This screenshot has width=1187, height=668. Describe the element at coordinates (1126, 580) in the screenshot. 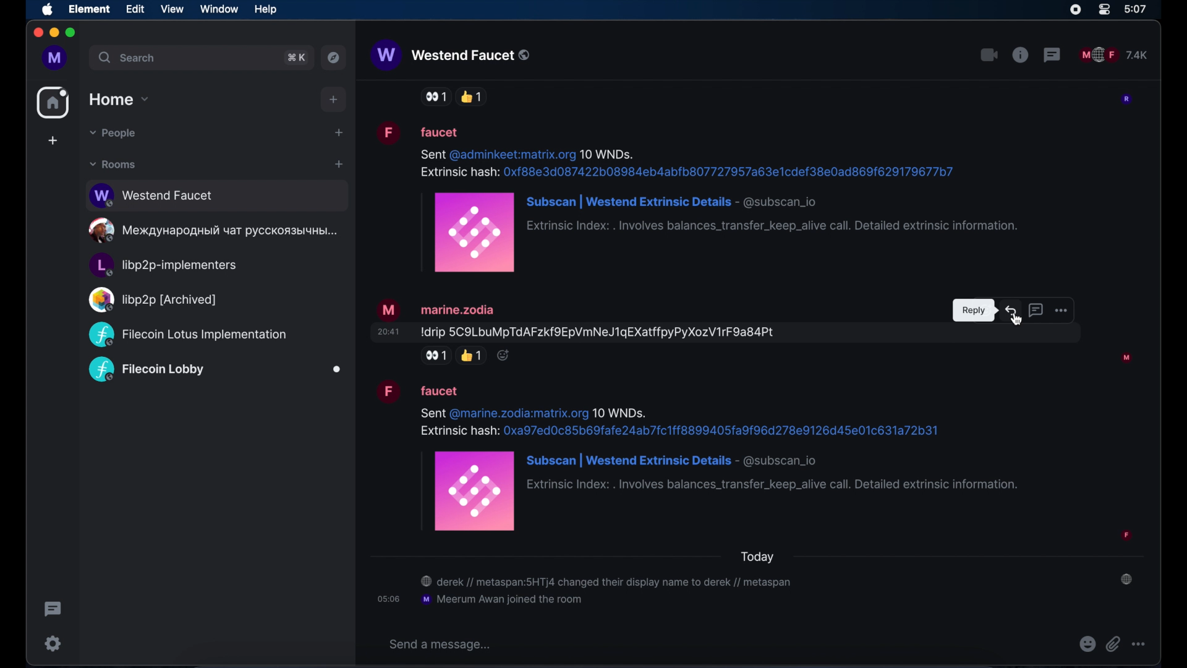

I see `public room notification` at that location.